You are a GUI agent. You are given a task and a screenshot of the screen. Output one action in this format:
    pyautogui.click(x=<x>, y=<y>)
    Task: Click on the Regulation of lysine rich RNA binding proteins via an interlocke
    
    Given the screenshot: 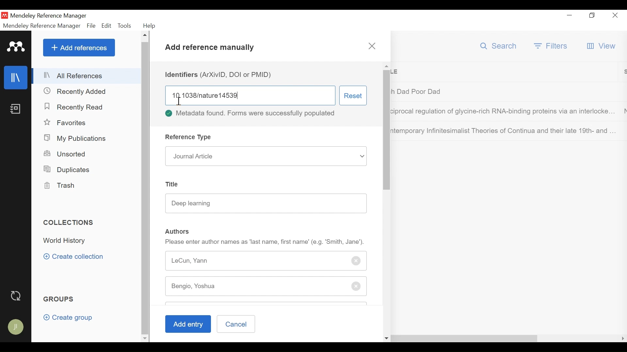 What is the action you would take?
    pyautogui.click(x=504, y=112)
    